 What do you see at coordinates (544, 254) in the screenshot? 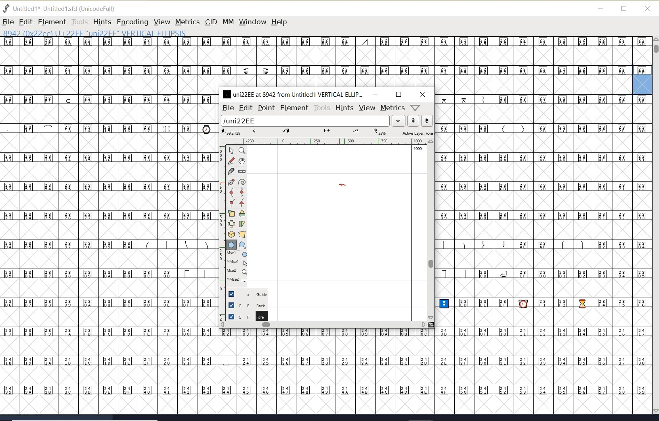
I see `GLYPHY CHARACTERS & NUMBERS` at bounding box center [544, 254].